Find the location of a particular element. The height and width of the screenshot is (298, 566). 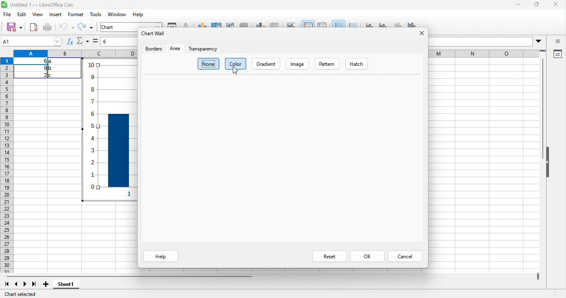

6 is located at coordinates (41, 61).